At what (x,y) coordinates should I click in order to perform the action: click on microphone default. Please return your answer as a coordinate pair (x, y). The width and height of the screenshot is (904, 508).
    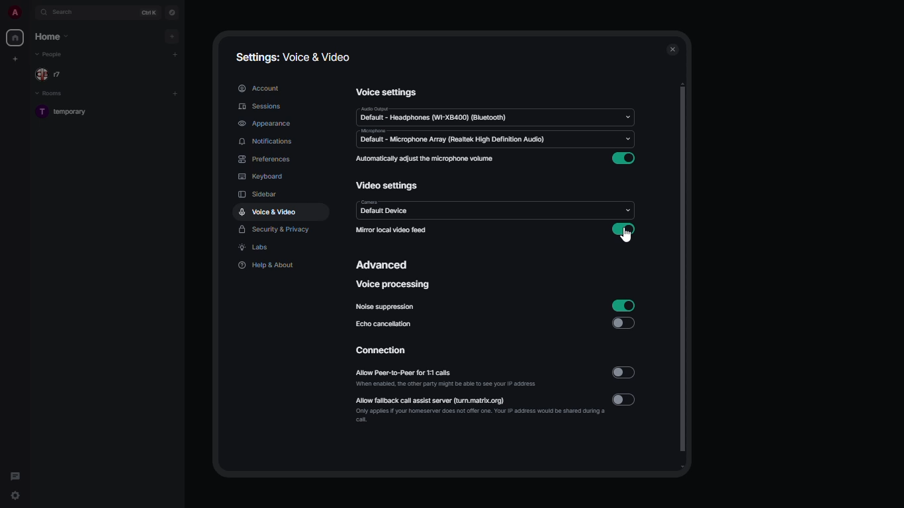
    Looking at the image, I should click on (453, 136).